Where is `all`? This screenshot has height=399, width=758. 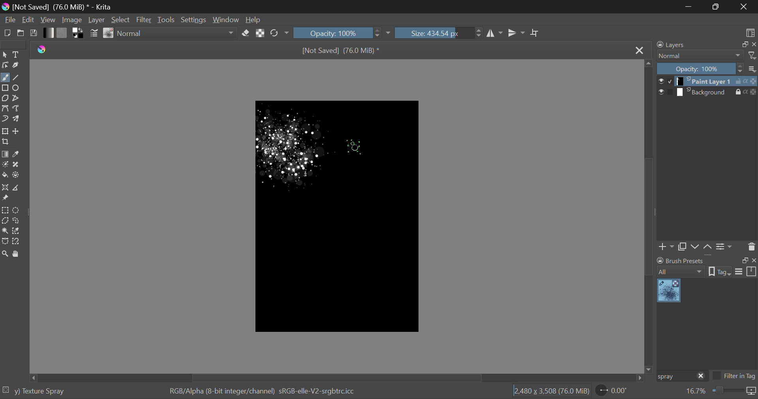
all is located at coordinates (682, 272).